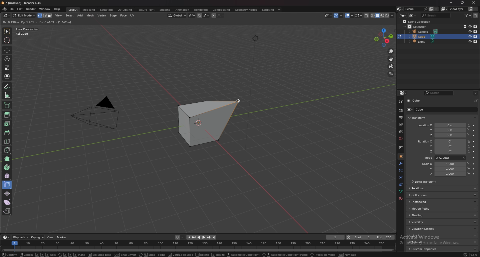 This screenshot has width=480, height=257. Describe the element at coordinates (70, 16) in the screenshot. I see `select` at that location.